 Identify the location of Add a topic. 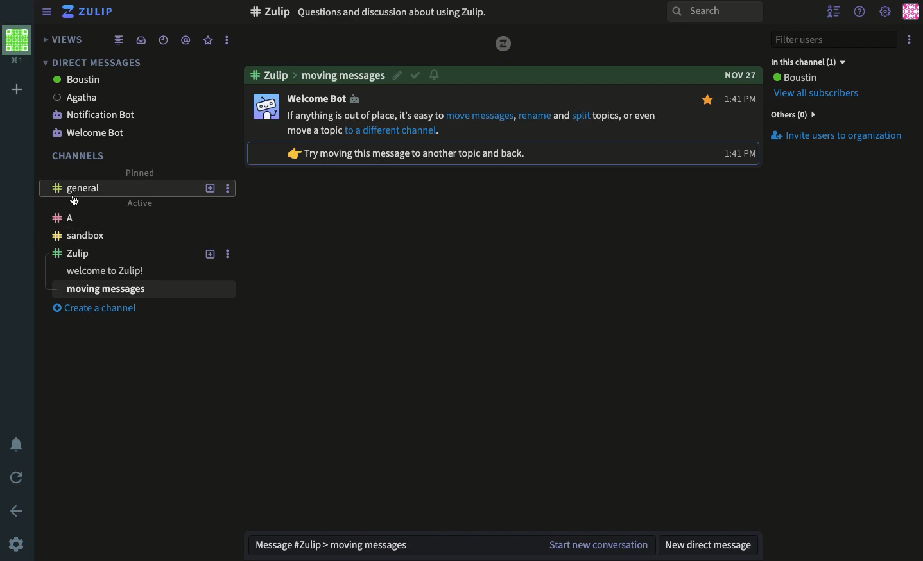
(209, 187).